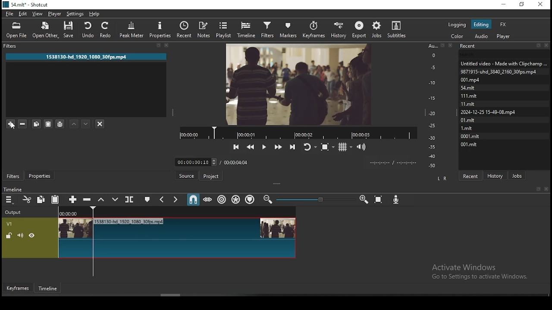  I want to click on 0001.mit, so click(472, 136).